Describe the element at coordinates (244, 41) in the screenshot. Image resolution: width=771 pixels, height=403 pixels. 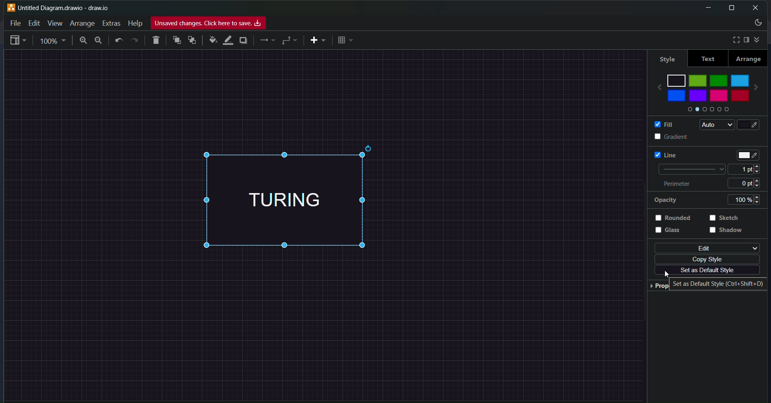
I see `shadow` at that location.